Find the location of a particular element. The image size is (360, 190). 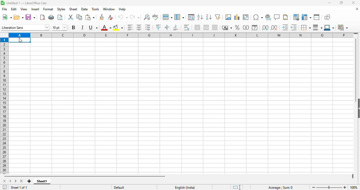

border style is located at coordinates (318, 28).